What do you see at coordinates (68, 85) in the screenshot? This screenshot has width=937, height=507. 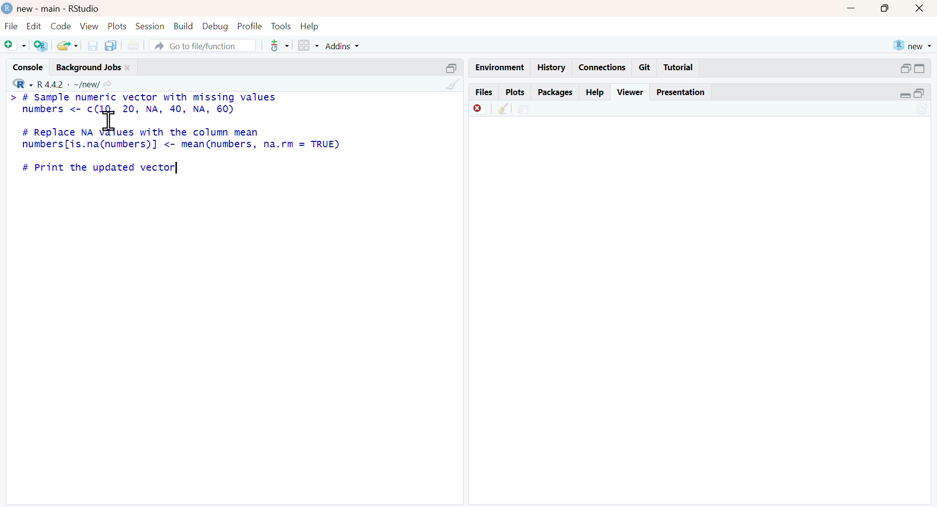 I see `R 4.4.2 ~/new/` at bounding box center [68, 85].